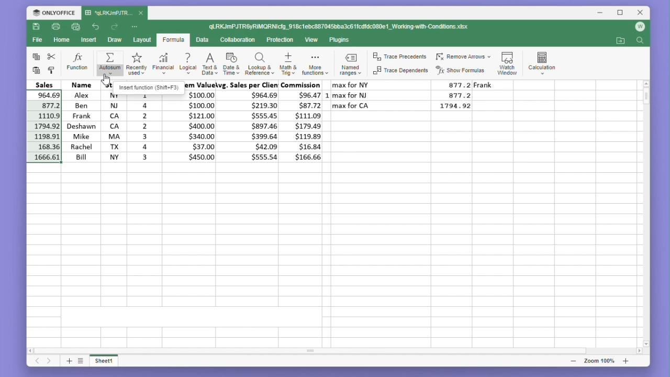 This screenshot has width=670, height=377. I want to click on scroll right, so click(640, 351).